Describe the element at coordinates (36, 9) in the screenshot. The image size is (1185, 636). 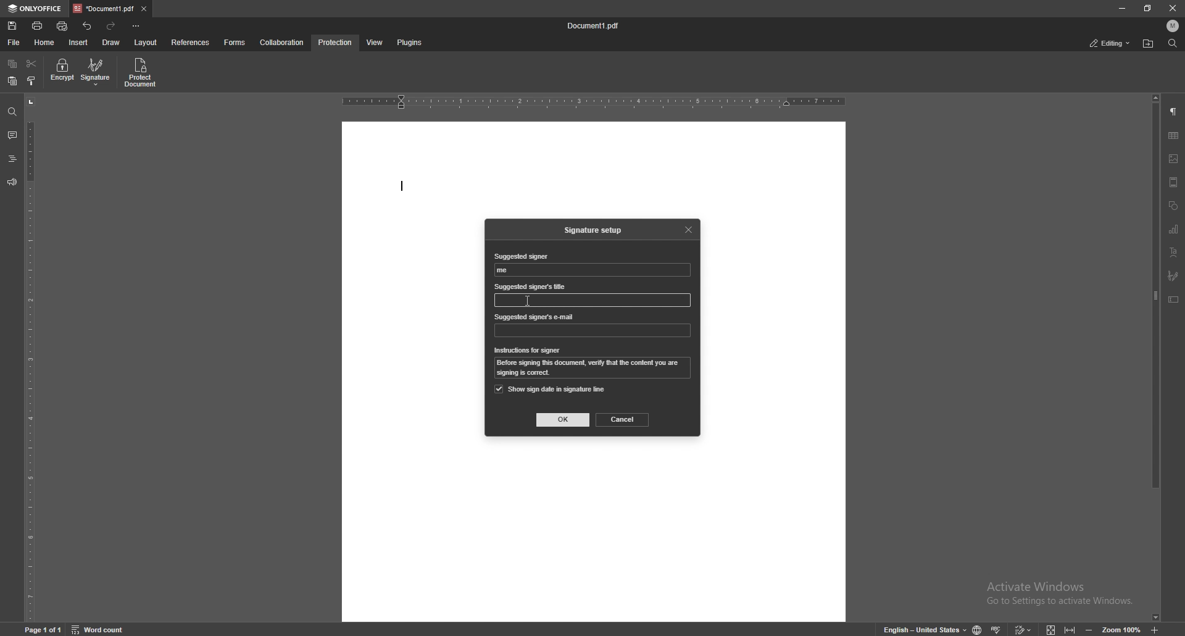
I see `onlyoffice` at that location.